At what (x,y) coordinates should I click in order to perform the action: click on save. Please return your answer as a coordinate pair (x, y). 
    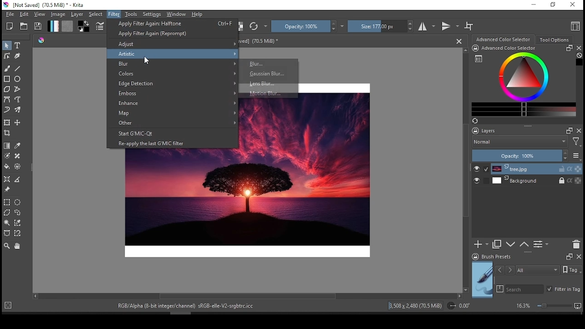
    Looking at the image, I should click on (38, 26).